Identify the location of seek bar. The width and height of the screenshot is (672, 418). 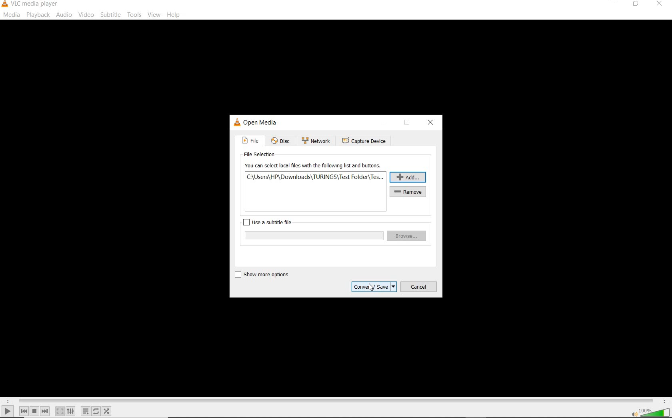
(335, 401).